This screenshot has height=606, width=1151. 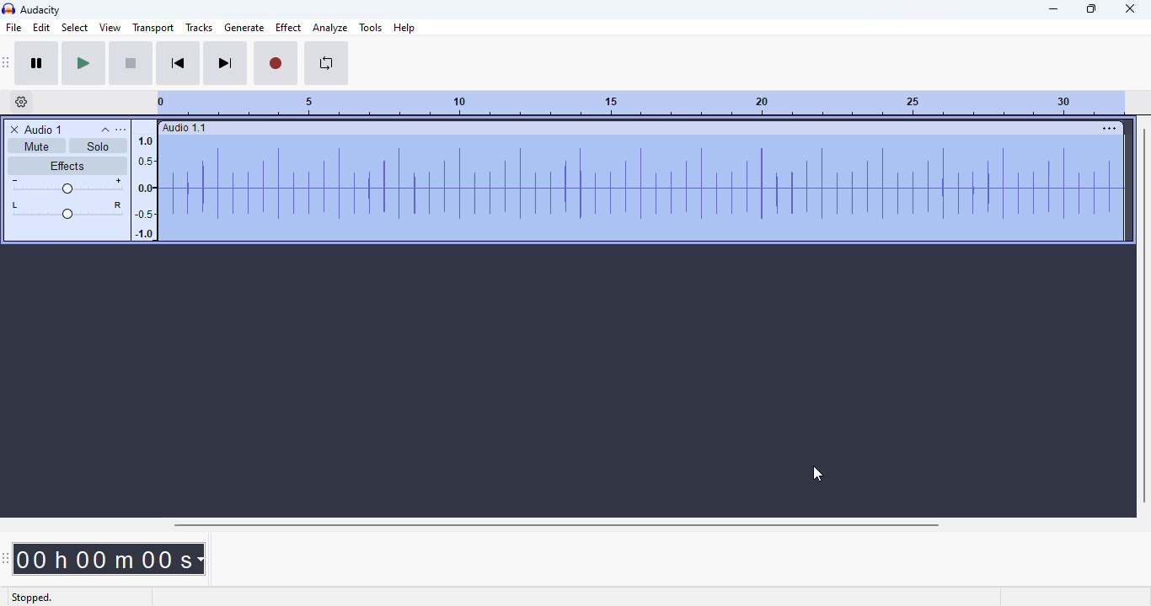 I want to click on logo, so click(x=8, y=8).